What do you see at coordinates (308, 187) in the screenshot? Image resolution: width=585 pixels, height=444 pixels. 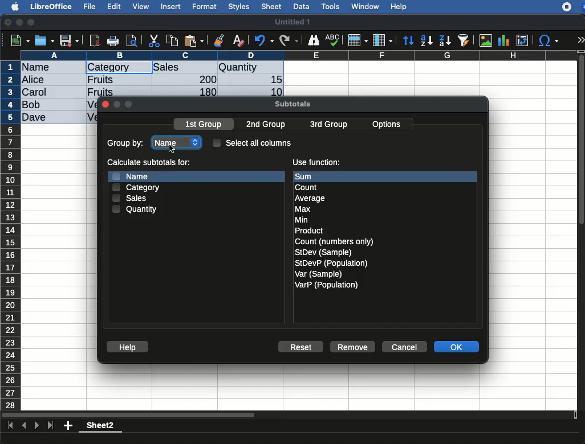 I see `Count` at bounding box center [308, 187].